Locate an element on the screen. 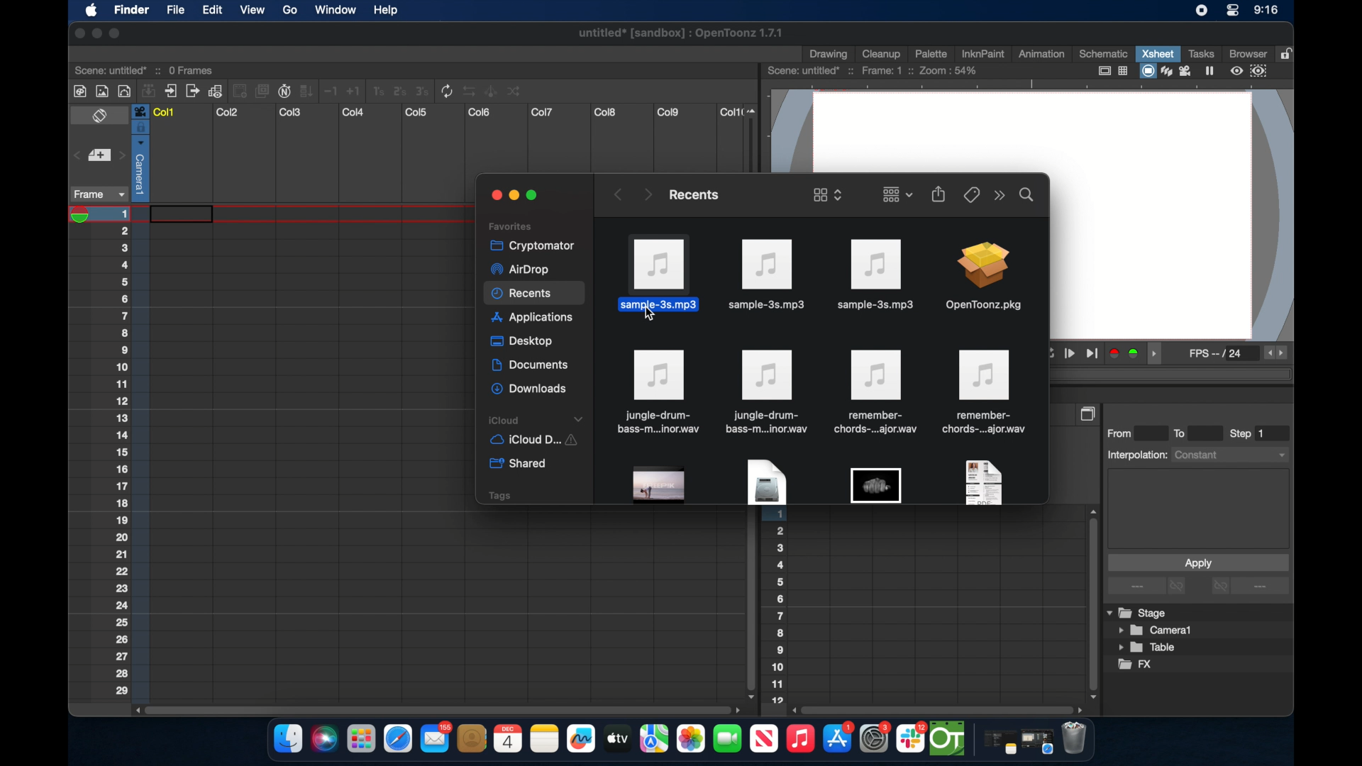 This screenshot has width=1362, height=766. recents is located at coordinates (692, 194).